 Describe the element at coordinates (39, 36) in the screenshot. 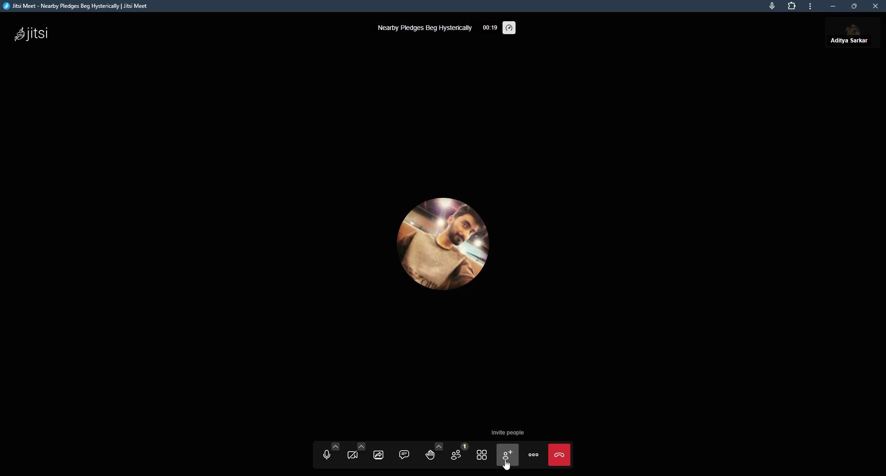

I see `jitsi` at that location.